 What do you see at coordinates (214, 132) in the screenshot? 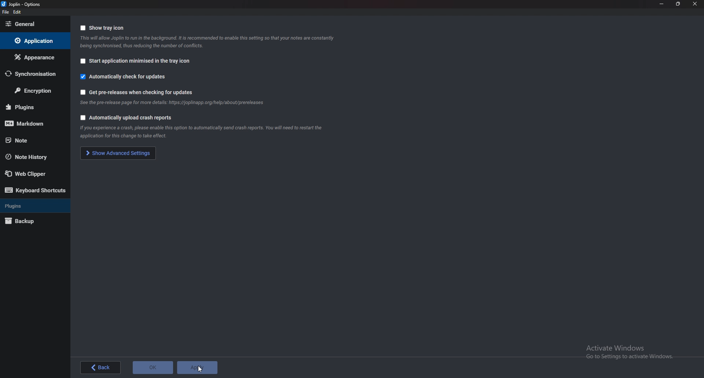
I see `Info` at bounding box center [214, 132].